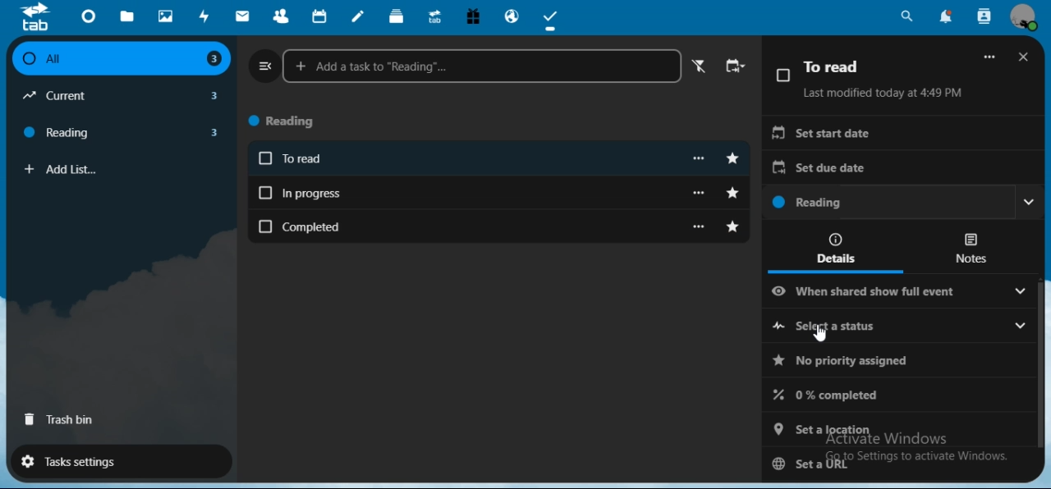 The image size is (1051, 489). Describe the element at coordinates (1030, 202) in the screenshot. I see `Drop down` at that location.